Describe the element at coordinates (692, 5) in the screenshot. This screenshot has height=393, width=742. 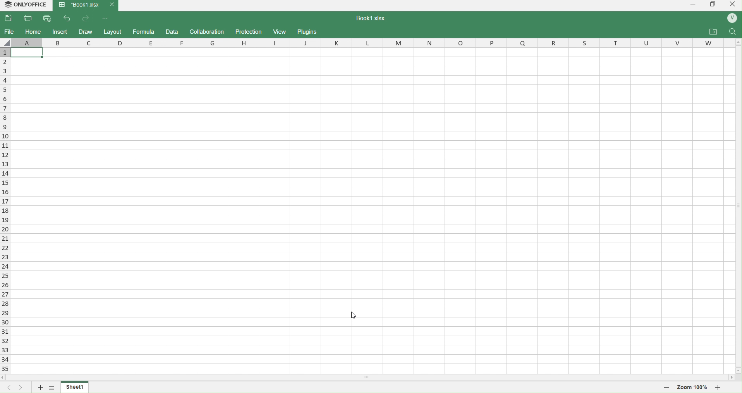
I see `minimize` at that location.